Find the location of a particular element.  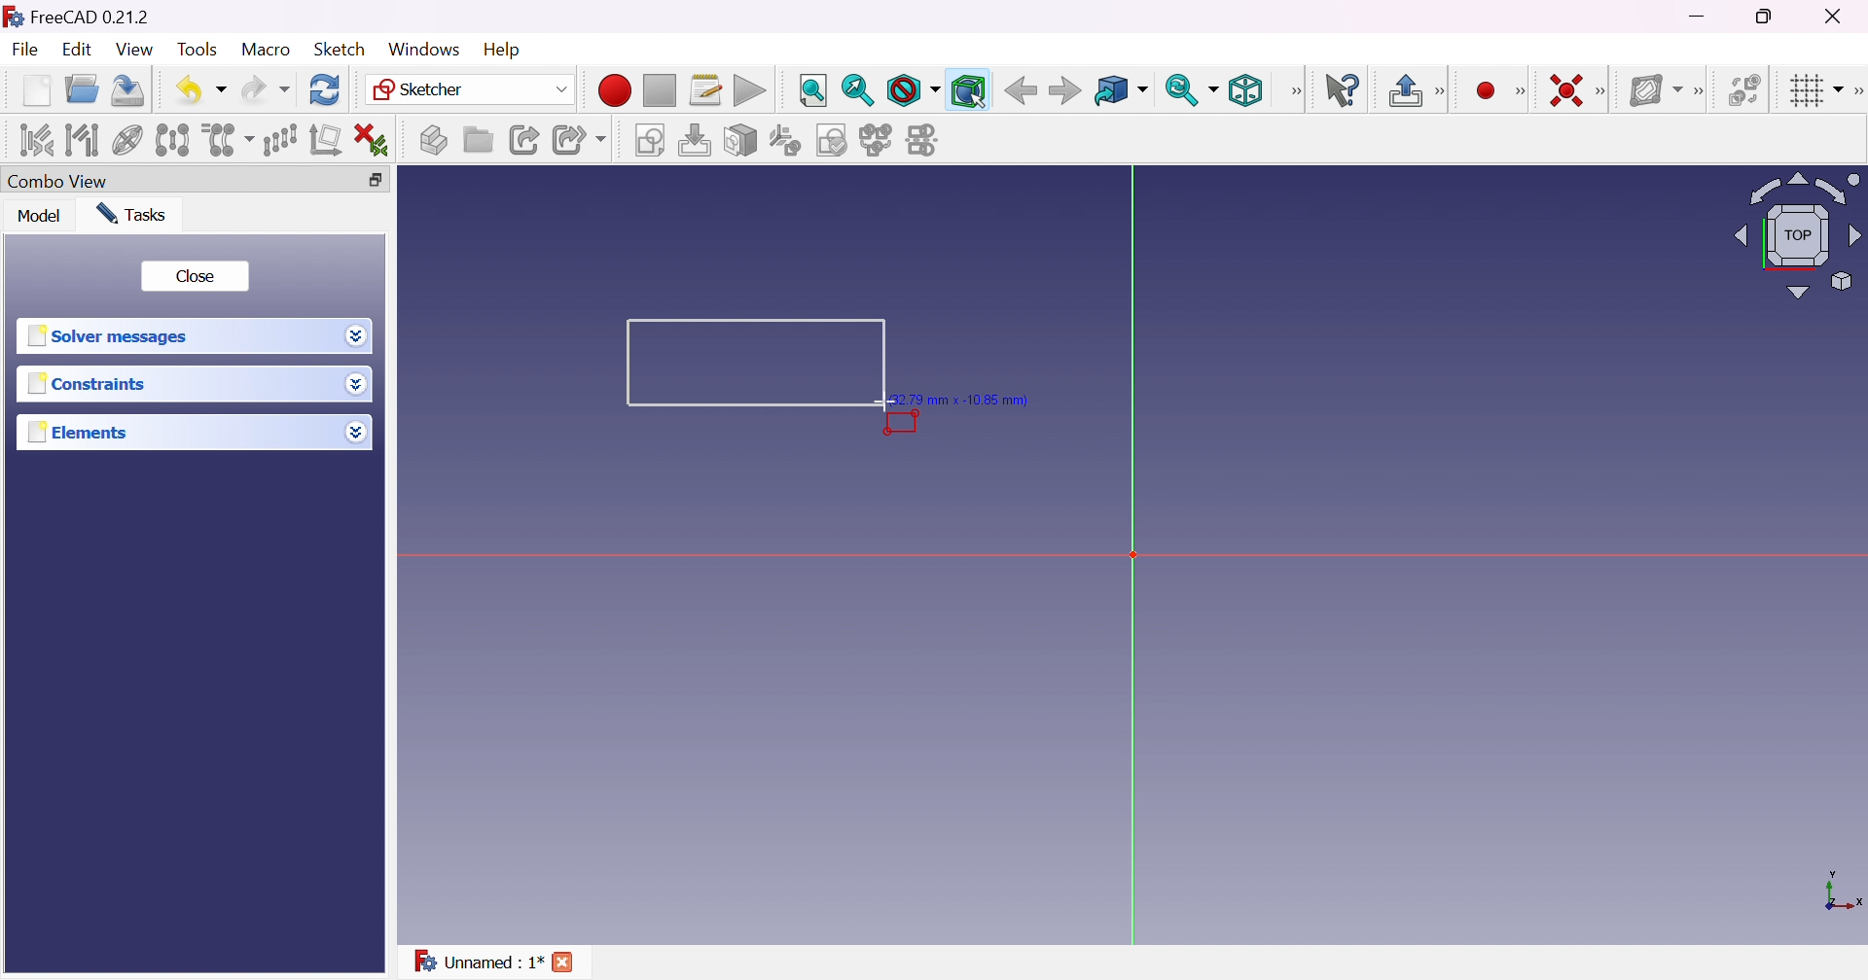

Merge sketches is located at coordinates (876, 141).